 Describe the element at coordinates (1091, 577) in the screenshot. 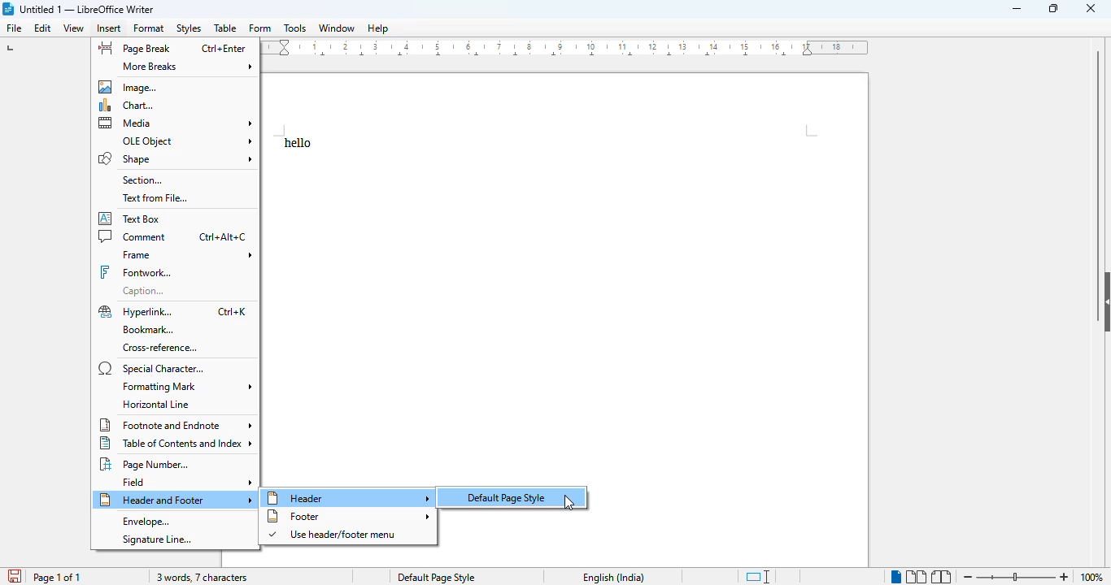

I see `100%` at that location.